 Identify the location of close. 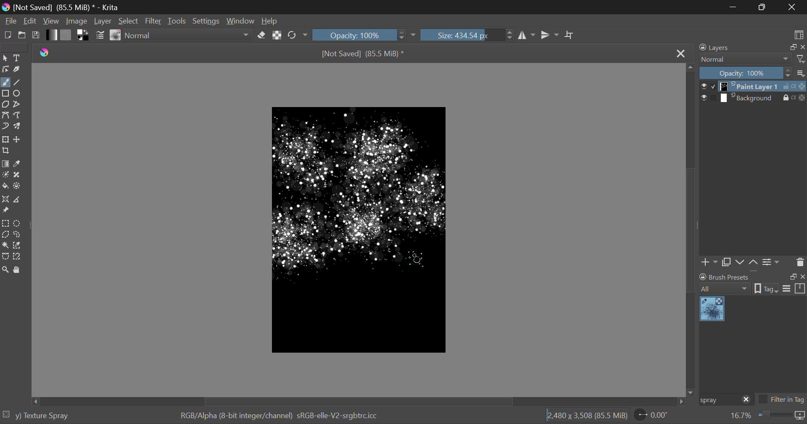
(802, 277).